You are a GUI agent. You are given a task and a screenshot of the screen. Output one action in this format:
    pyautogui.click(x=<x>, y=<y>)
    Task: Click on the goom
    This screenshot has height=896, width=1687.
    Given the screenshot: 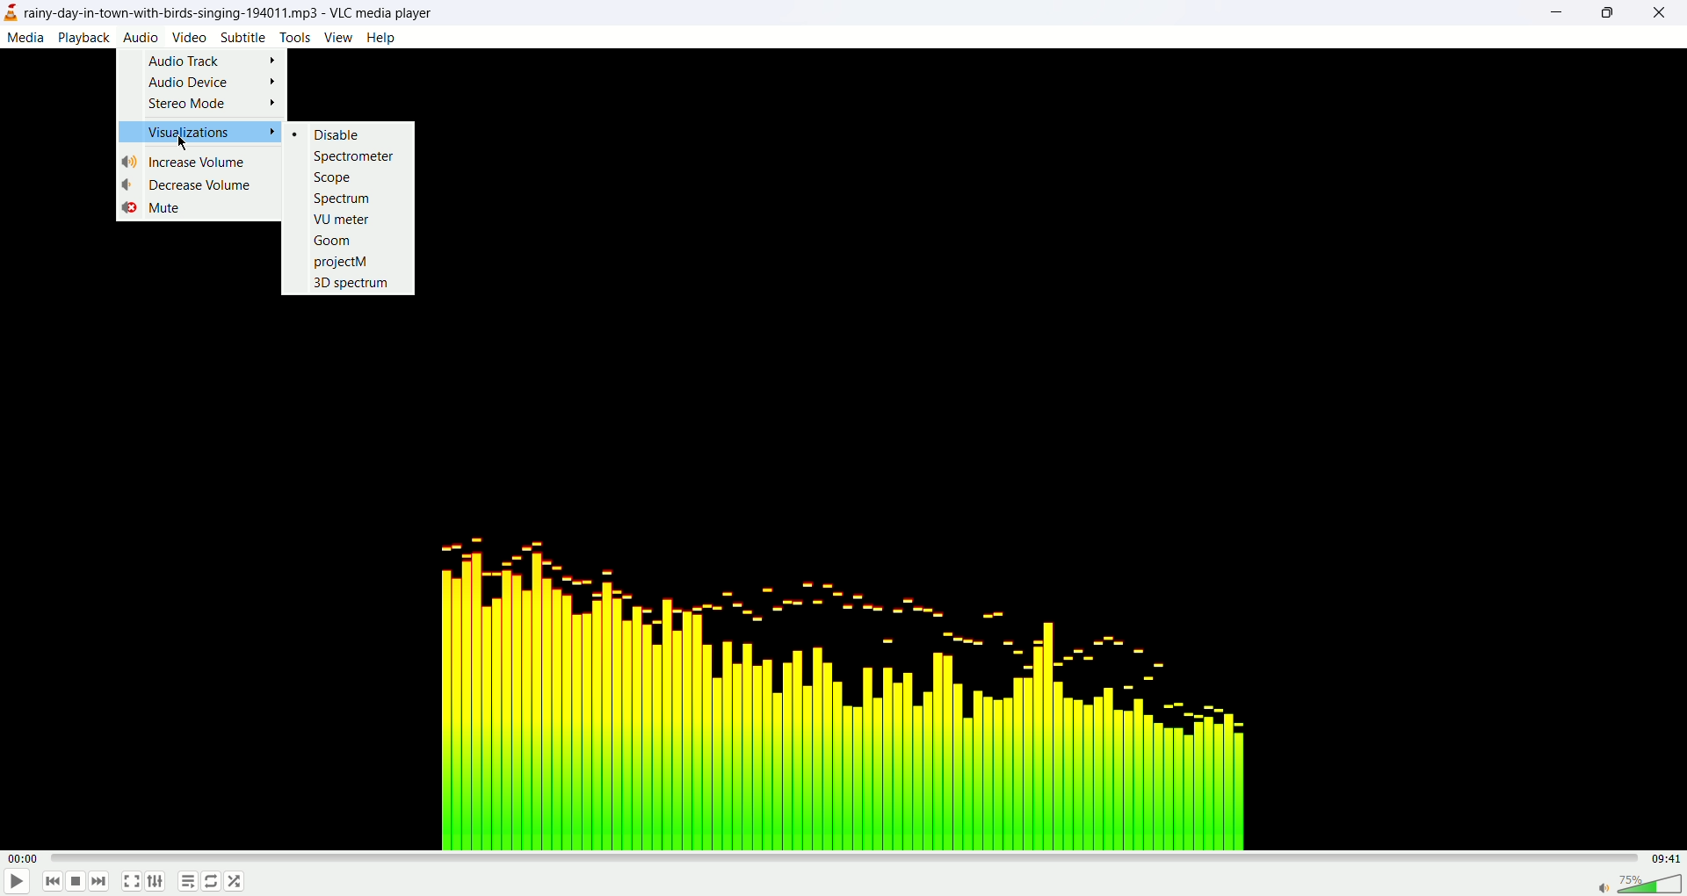 What is the action you would take?
    pyautogui.click(x=333, y=239)
    